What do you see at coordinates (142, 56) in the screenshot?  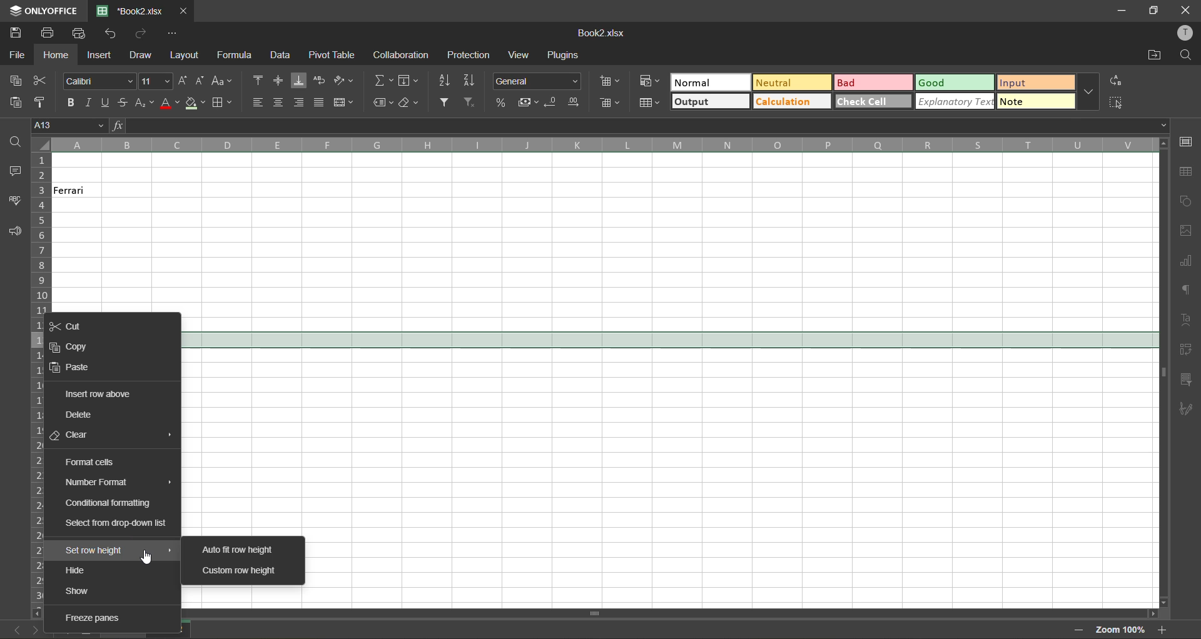 I see `draw` at bounding box center [142, 56].